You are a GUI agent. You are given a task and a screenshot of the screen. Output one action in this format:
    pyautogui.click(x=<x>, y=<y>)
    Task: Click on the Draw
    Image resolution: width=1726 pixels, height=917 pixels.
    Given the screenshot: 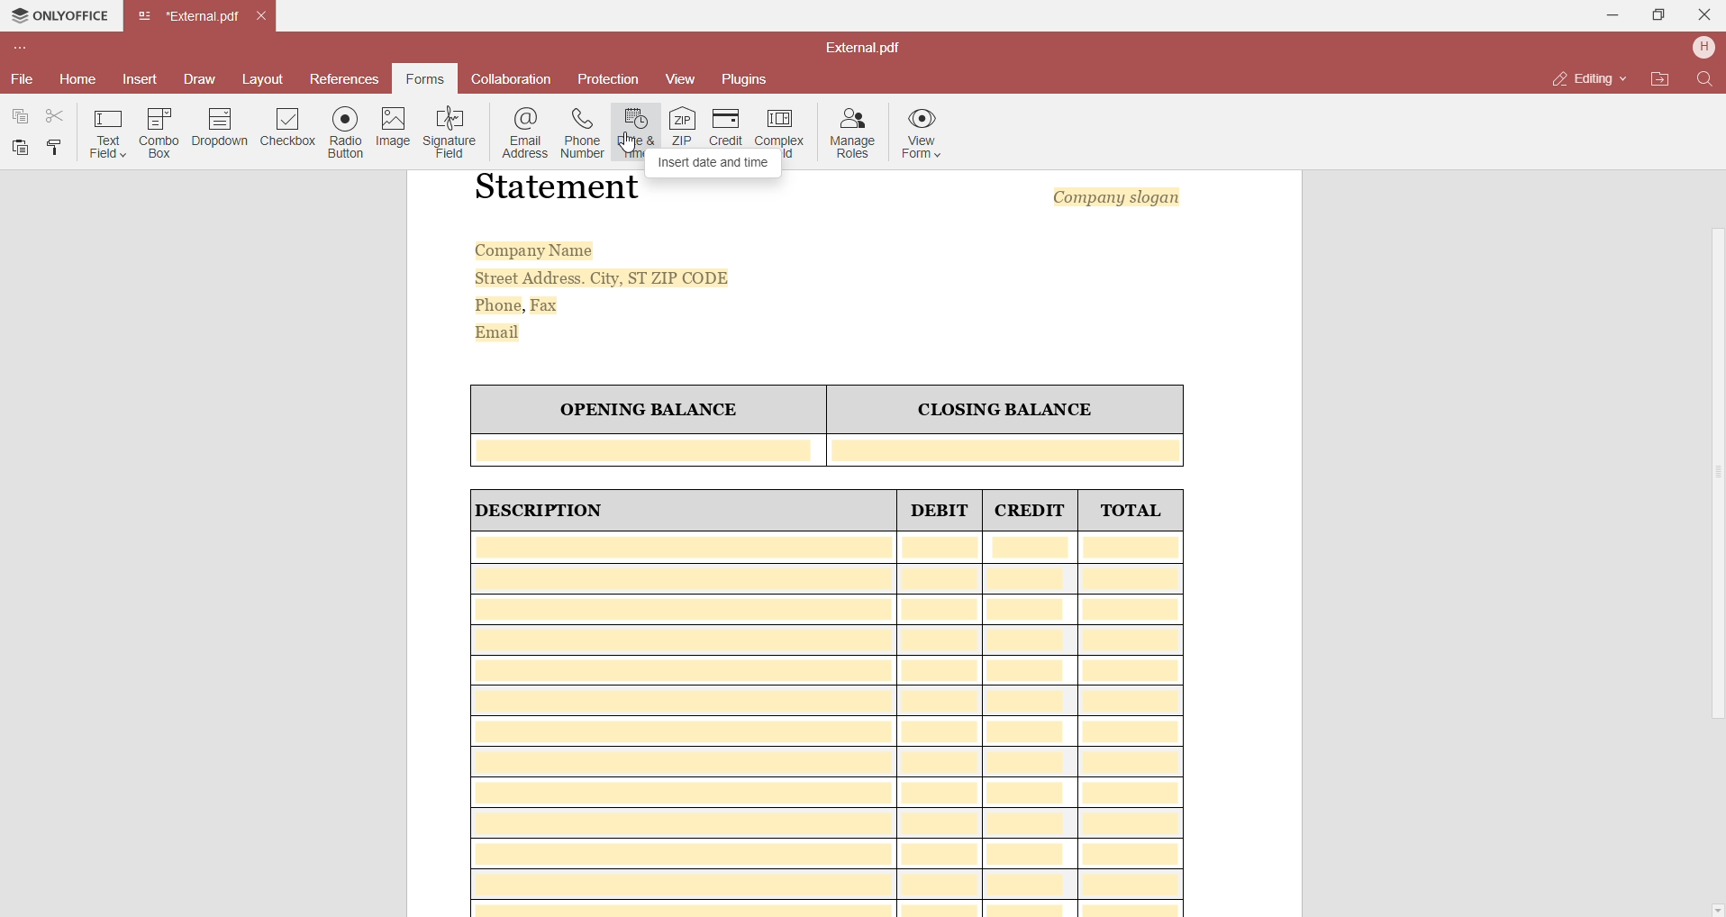 What is the action you would take?
    pyautogui.click(x=199, y=77)
    